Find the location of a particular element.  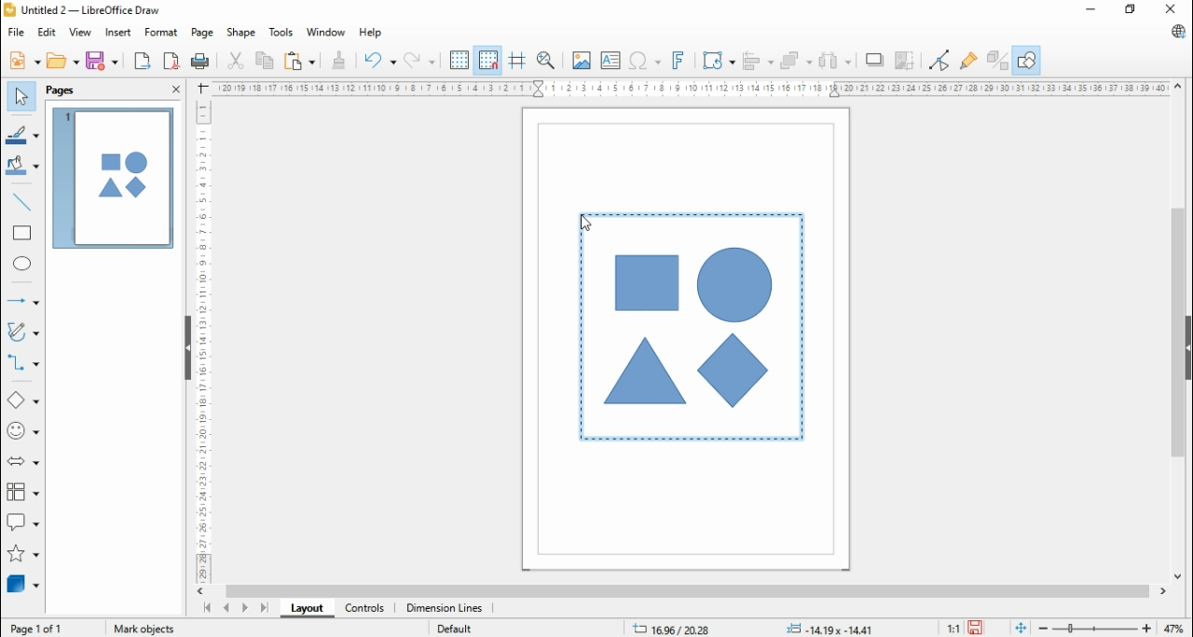

shadow is located at coordinates (872, 60).